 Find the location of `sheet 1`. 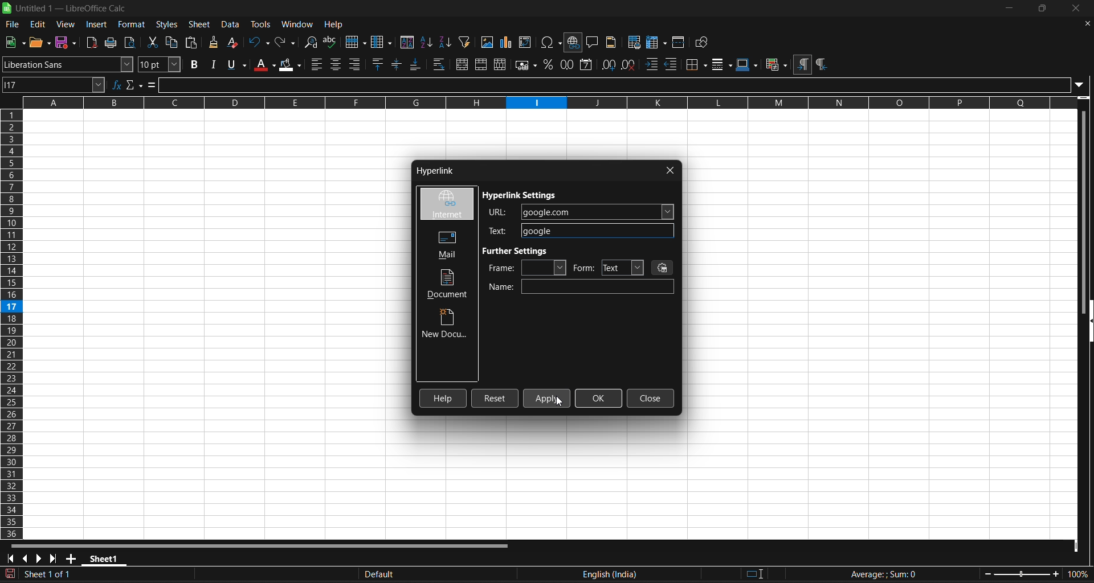

sheet 1 is located at coordinates (104, 558).